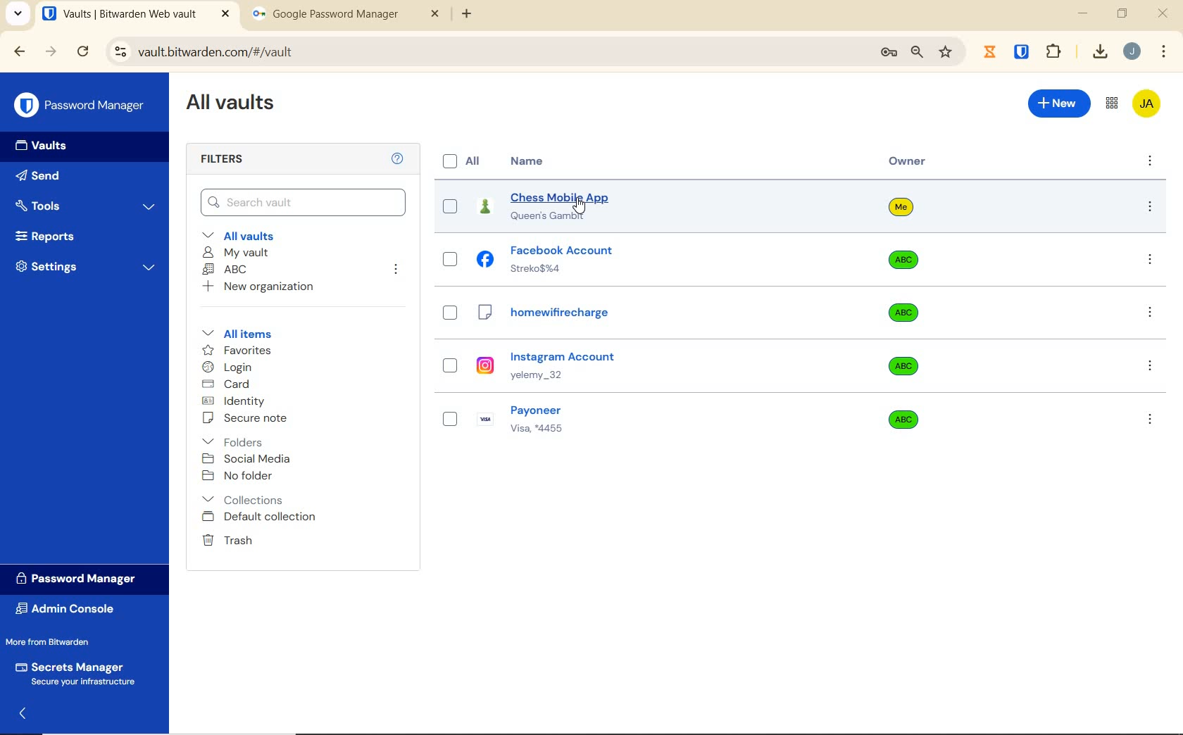 This screenshot has width=1183, height=735. I want to click on trash, so click(229, 540).